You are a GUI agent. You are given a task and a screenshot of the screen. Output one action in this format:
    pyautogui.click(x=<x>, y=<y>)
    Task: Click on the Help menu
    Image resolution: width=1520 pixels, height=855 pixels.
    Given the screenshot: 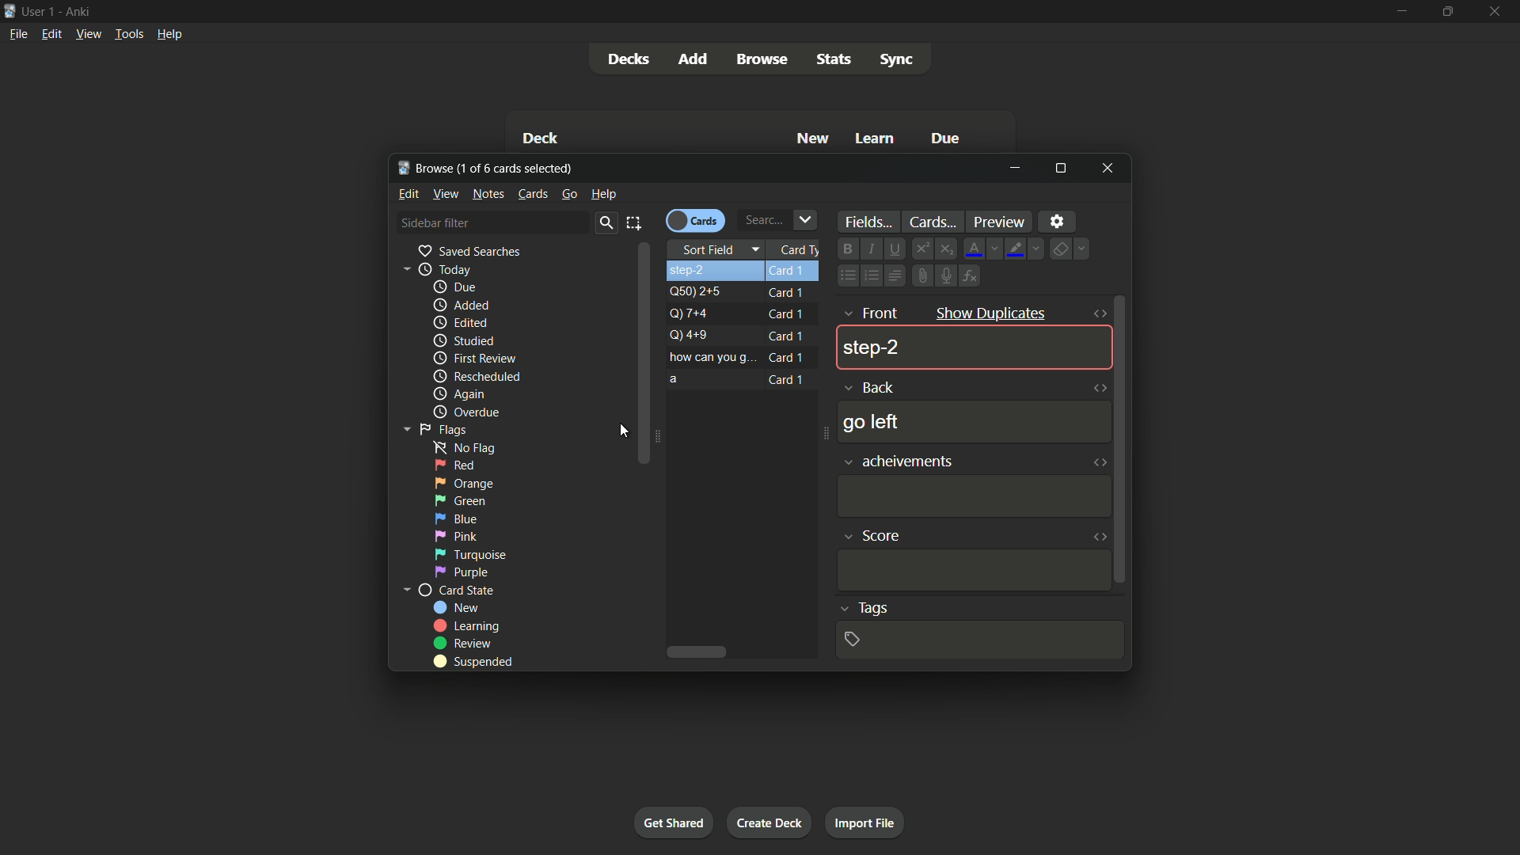 What is the action you would take?
    pyautogui.click(x=172, y=34)
    